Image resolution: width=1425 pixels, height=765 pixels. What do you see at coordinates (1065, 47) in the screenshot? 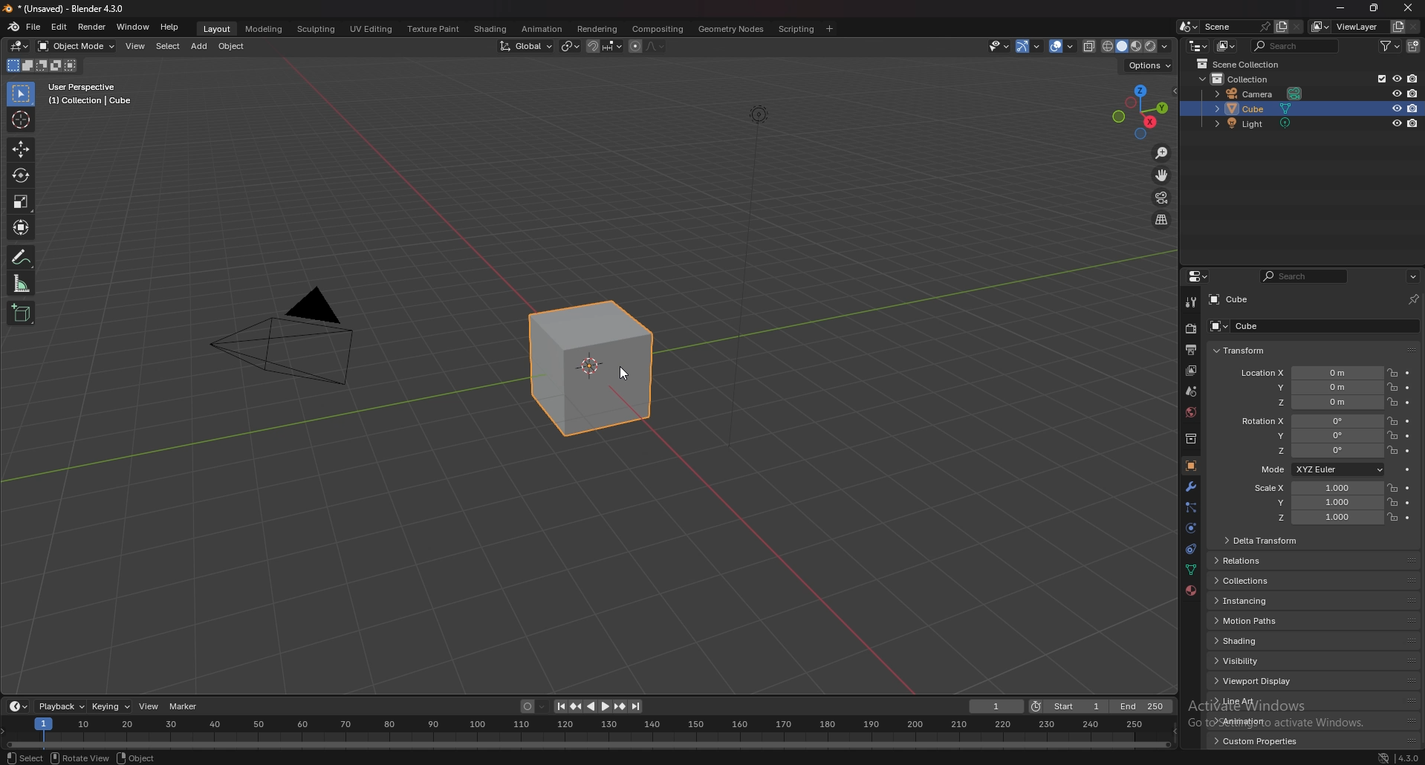
I see `show overlays` at bounding box center [1065, 47].